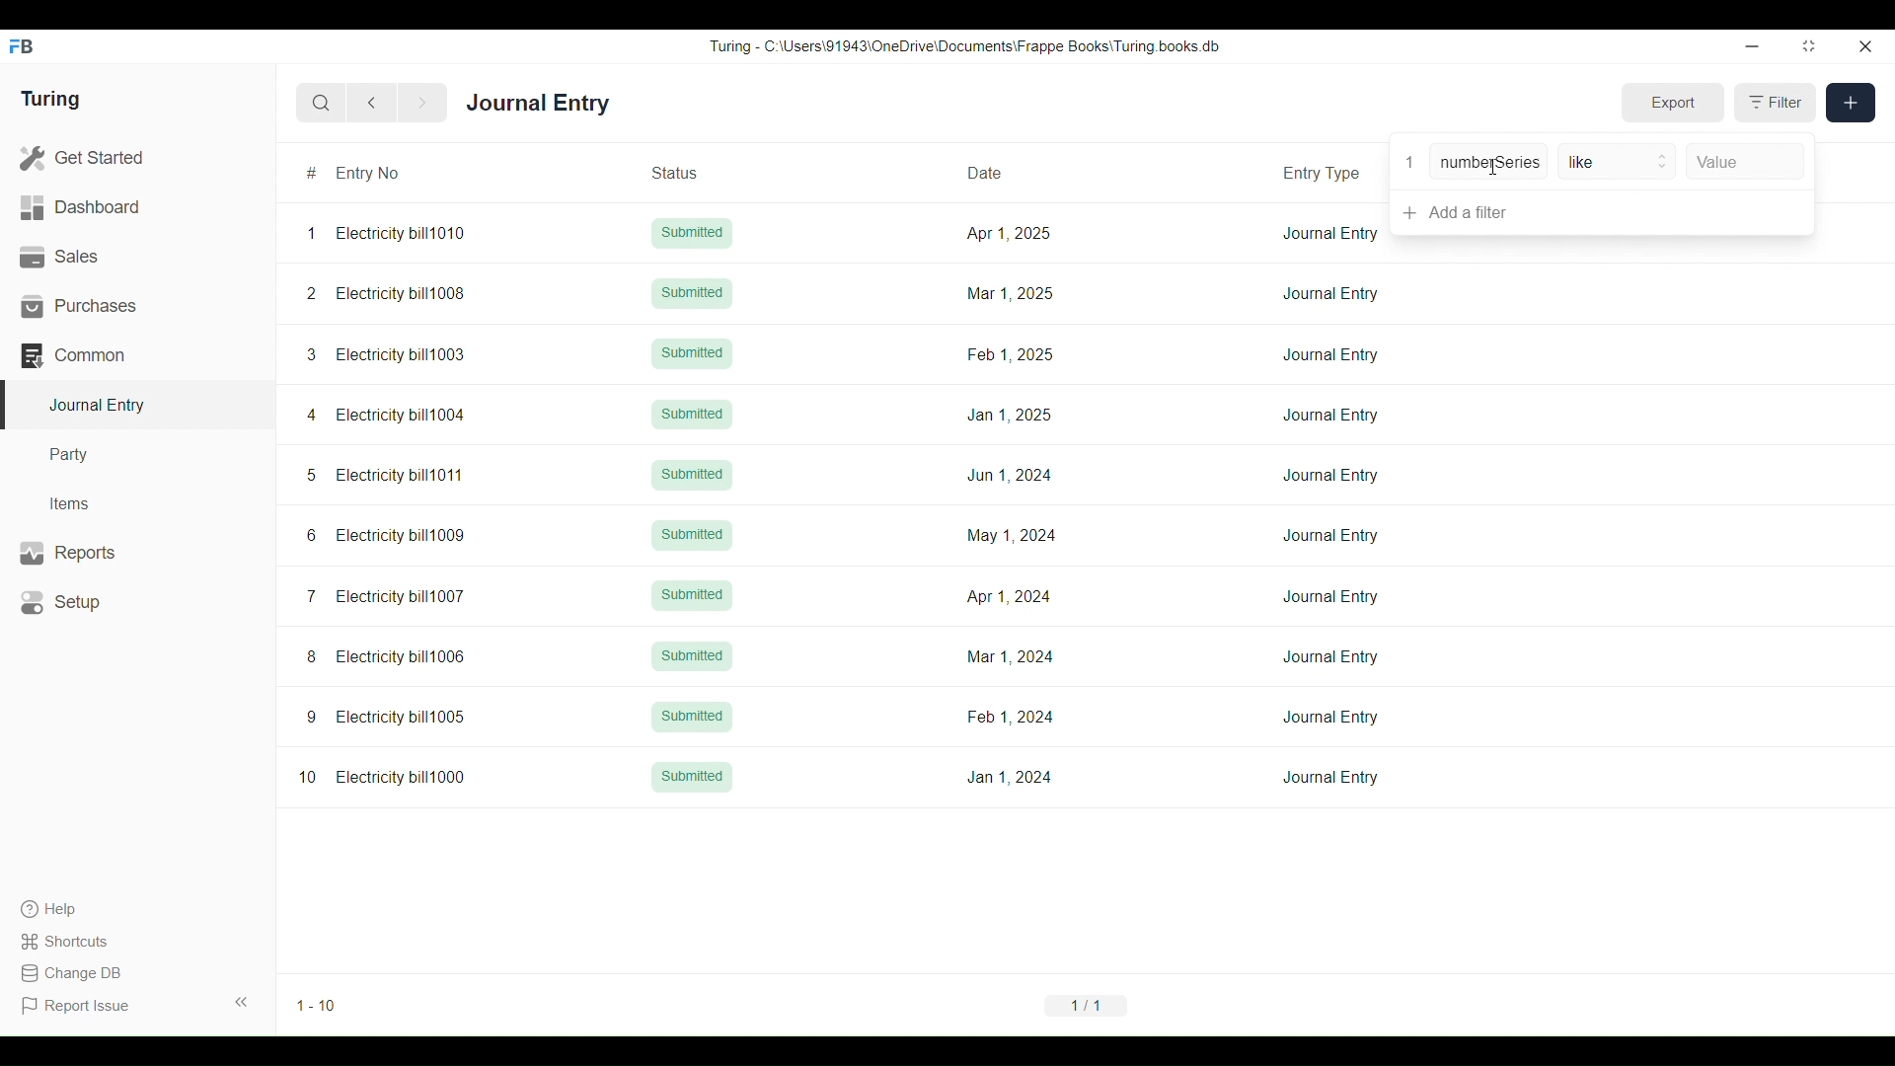 This screenshot has height=1066, width=1895. What do you see at coordinates (385, 596) in the screenshot?
I see `7 Electricity bill1007` at bounding box center [385, 596].